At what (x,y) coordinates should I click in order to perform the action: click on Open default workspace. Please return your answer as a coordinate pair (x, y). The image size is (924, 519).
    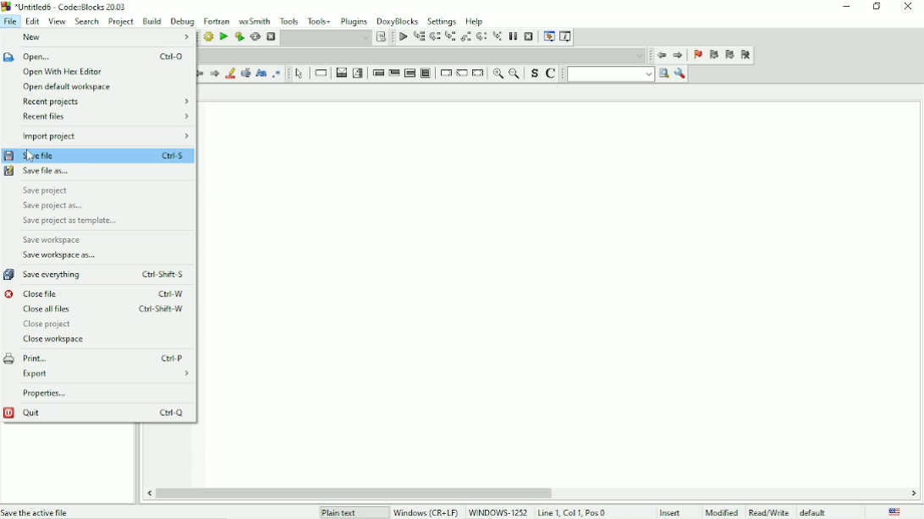
    Looking at the image, I should click on (70, 87).